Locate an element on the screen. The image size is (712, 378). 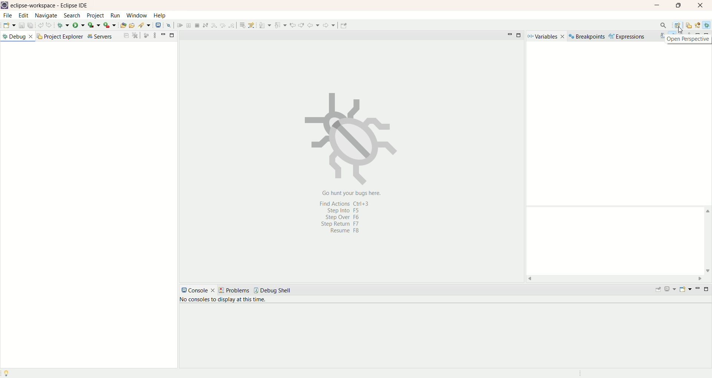
suspend is located at coordinates (242, 25).